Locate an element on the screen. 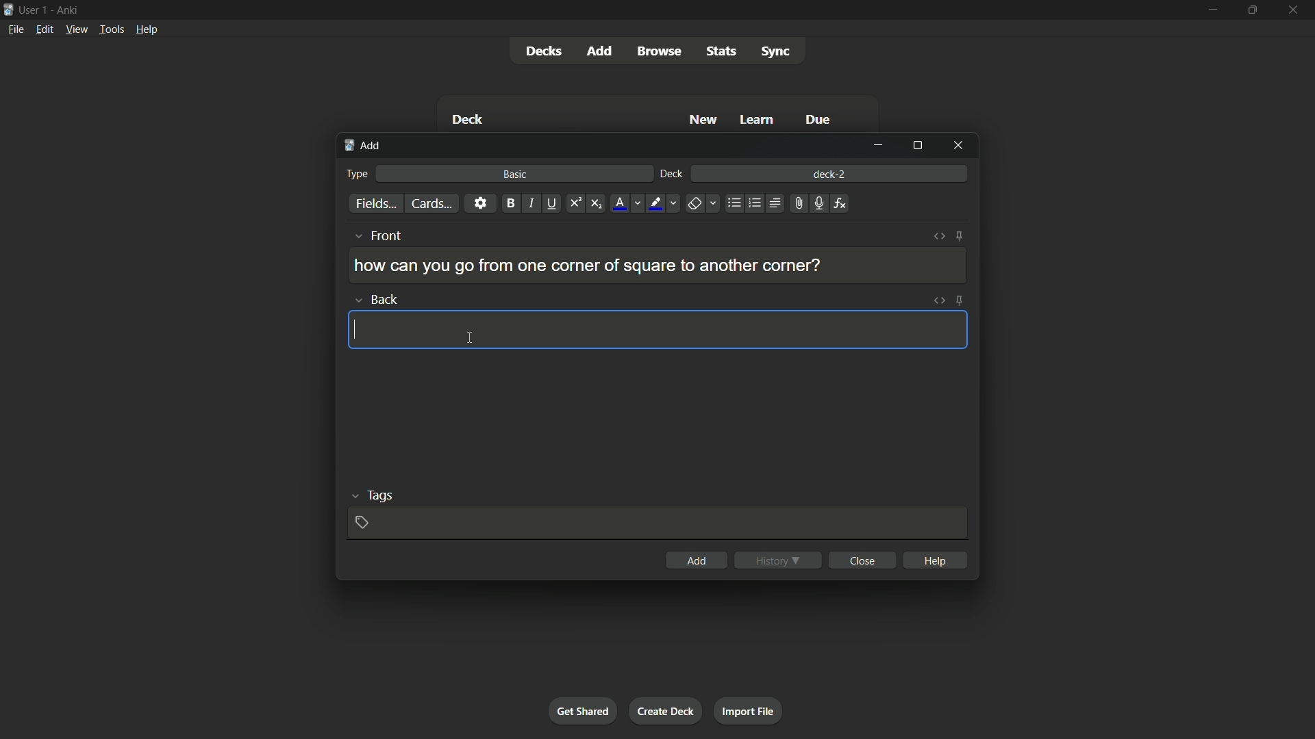 This screenshot has width=1315, height=739. deck is located at coordinates (673, 174).